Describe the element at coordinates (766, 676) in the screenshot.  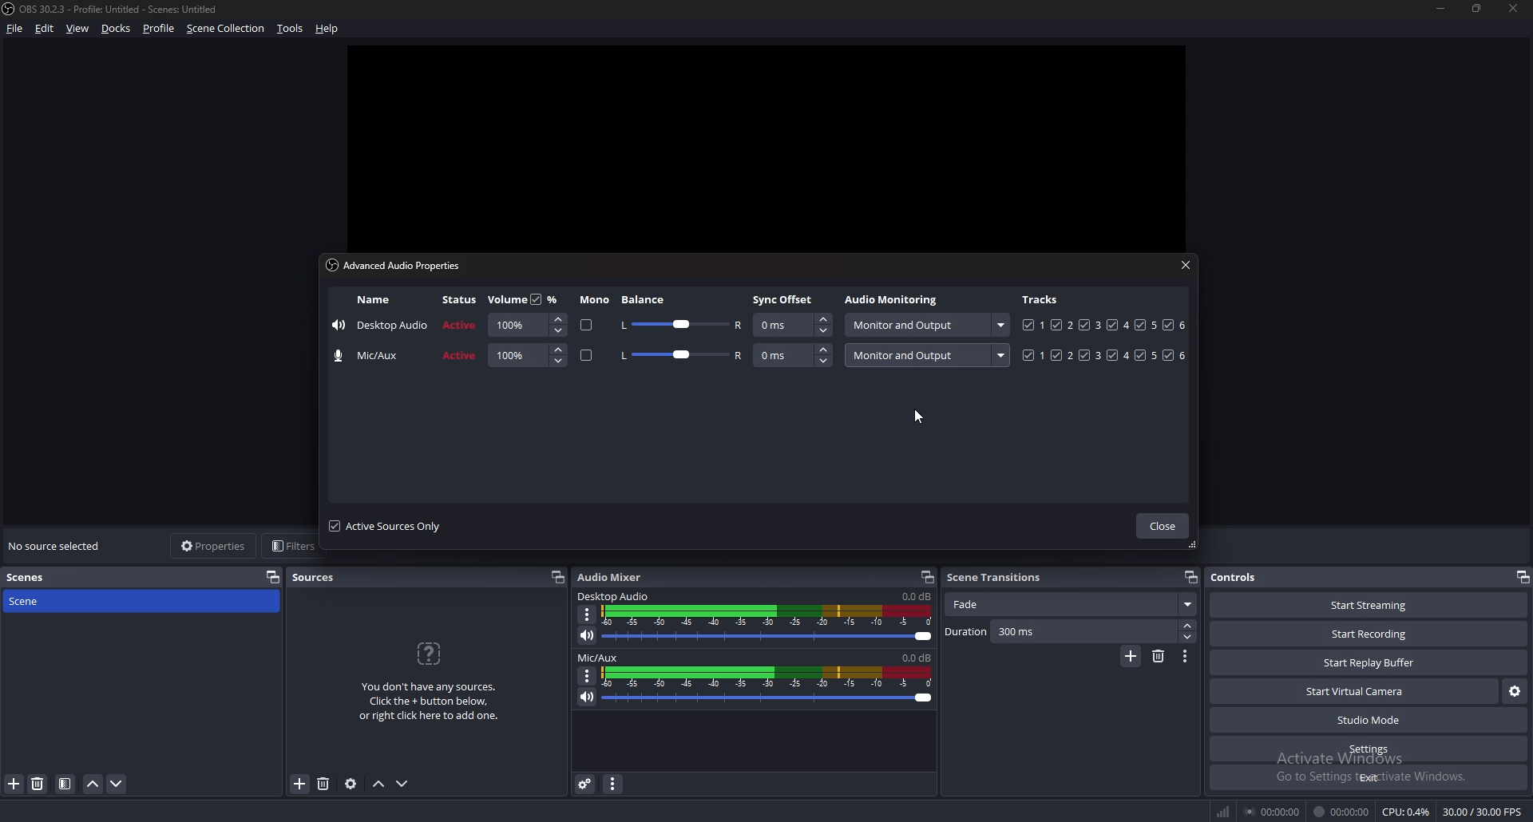
I see `volume test` at that location.